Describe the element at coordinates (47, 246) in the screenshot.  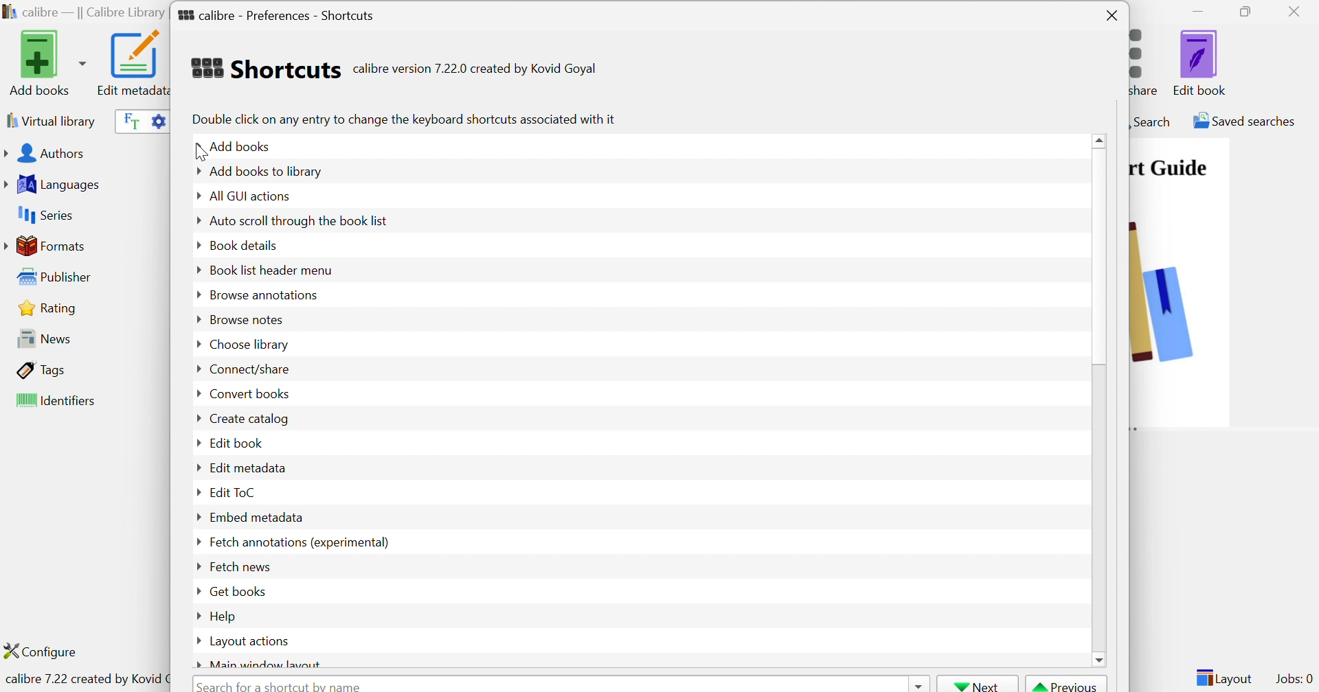
I see `Formats` at that location.